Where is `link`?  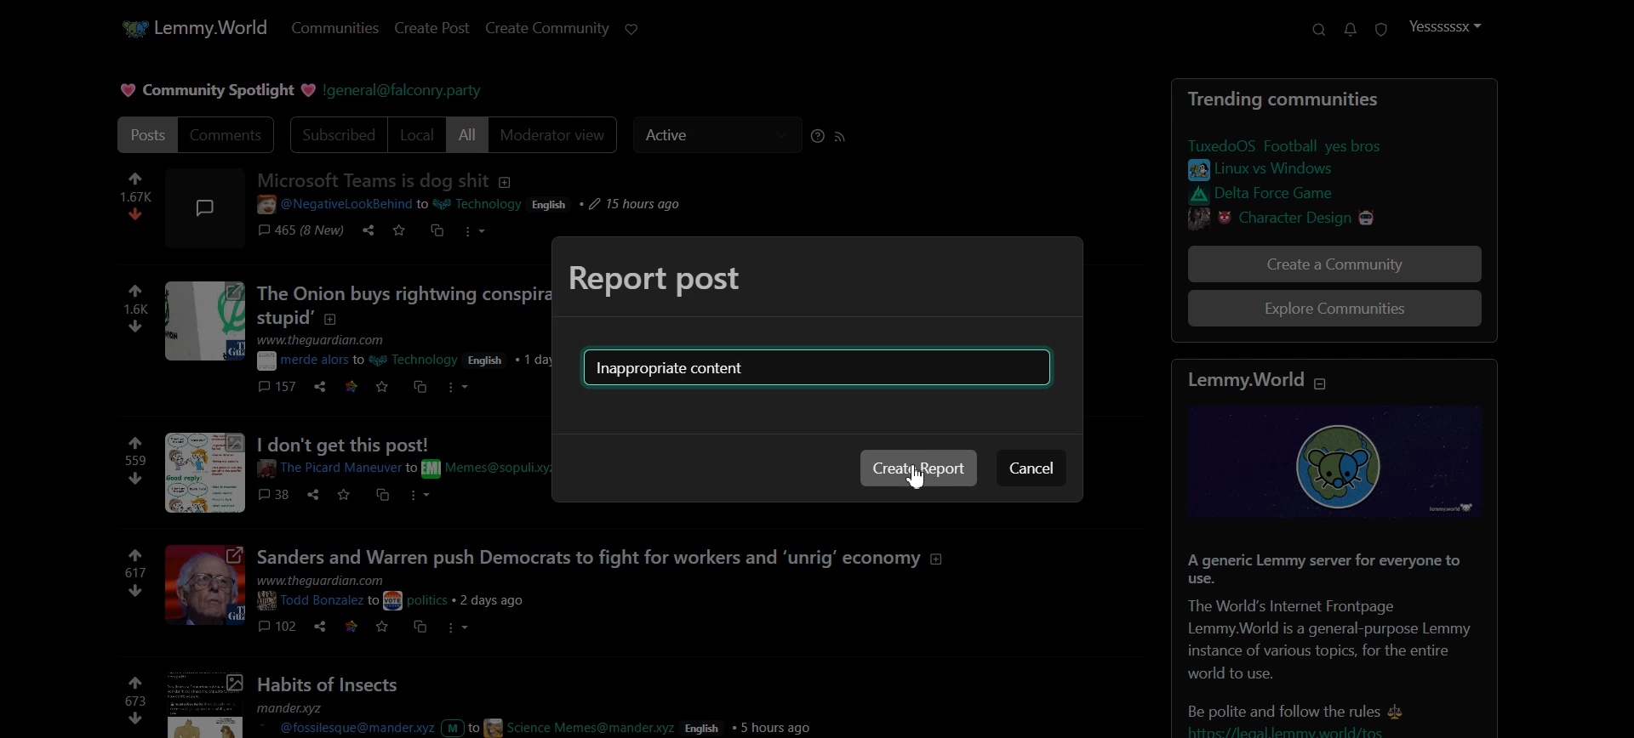
link is located at coordinates (1305, 145).